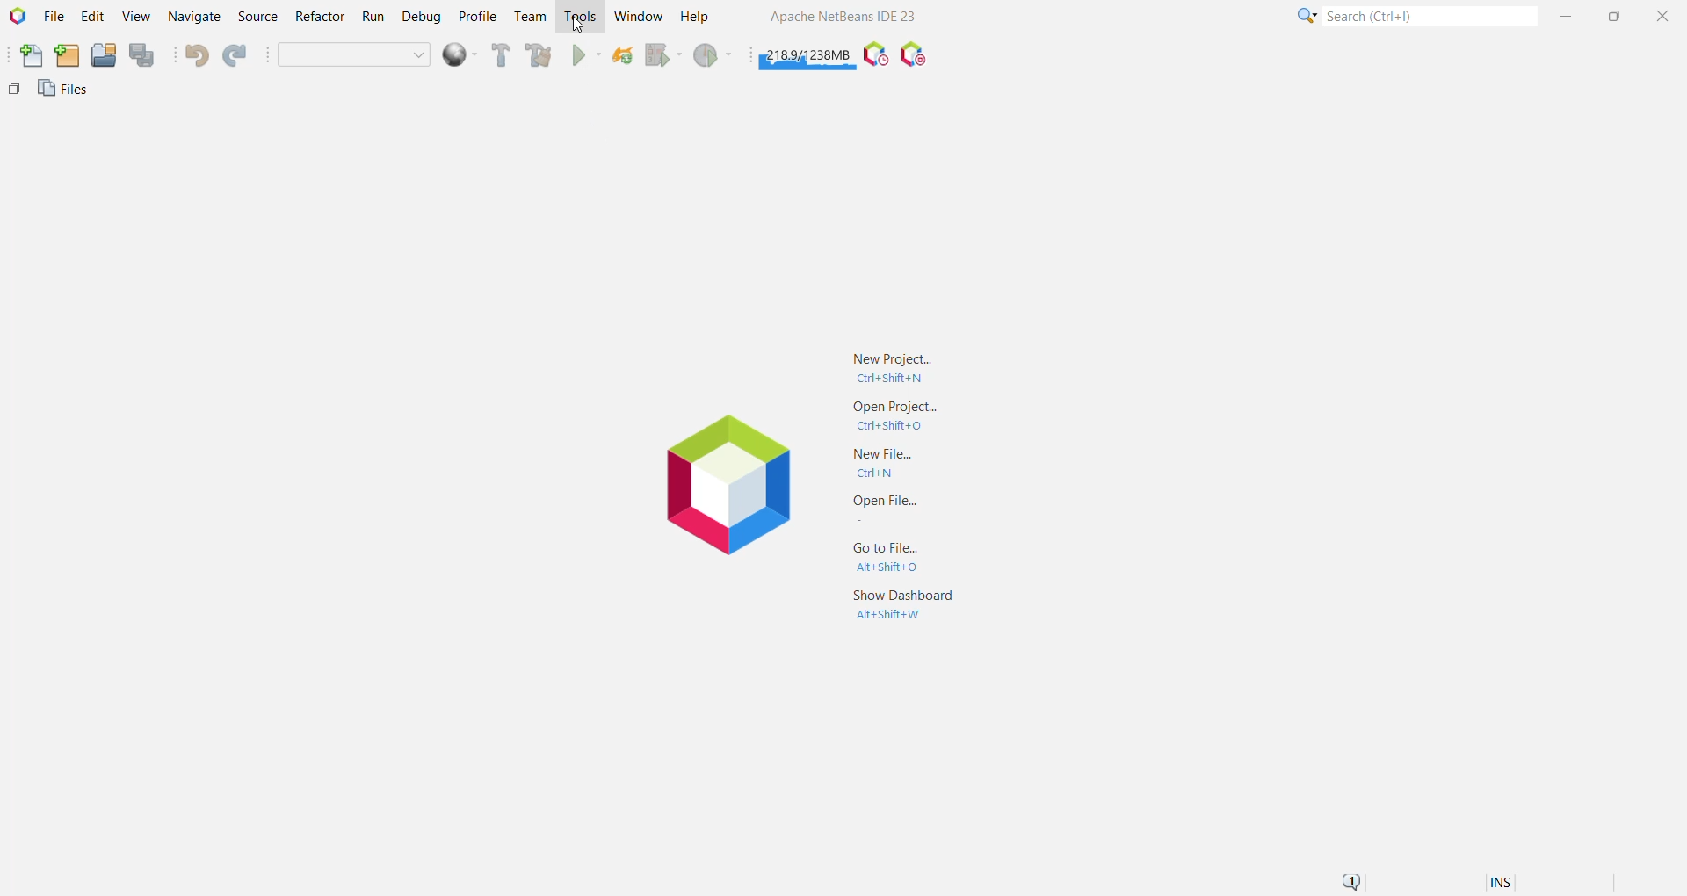 Image resolution: width=1687 pixels, height=896 pixels. Describe the element at coordinates (67, 56) in the screenshot. I see `New Project` at that location.